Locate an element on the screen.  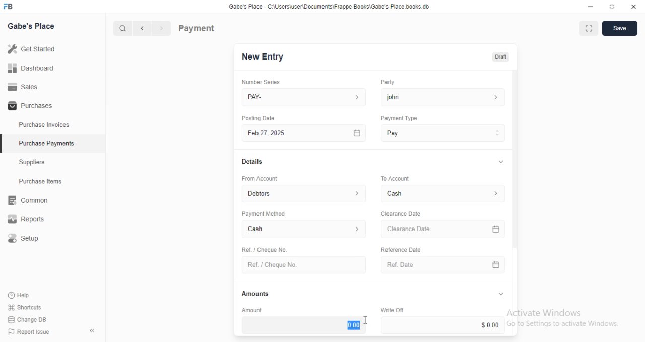
search is located at coordinates (123, 29).